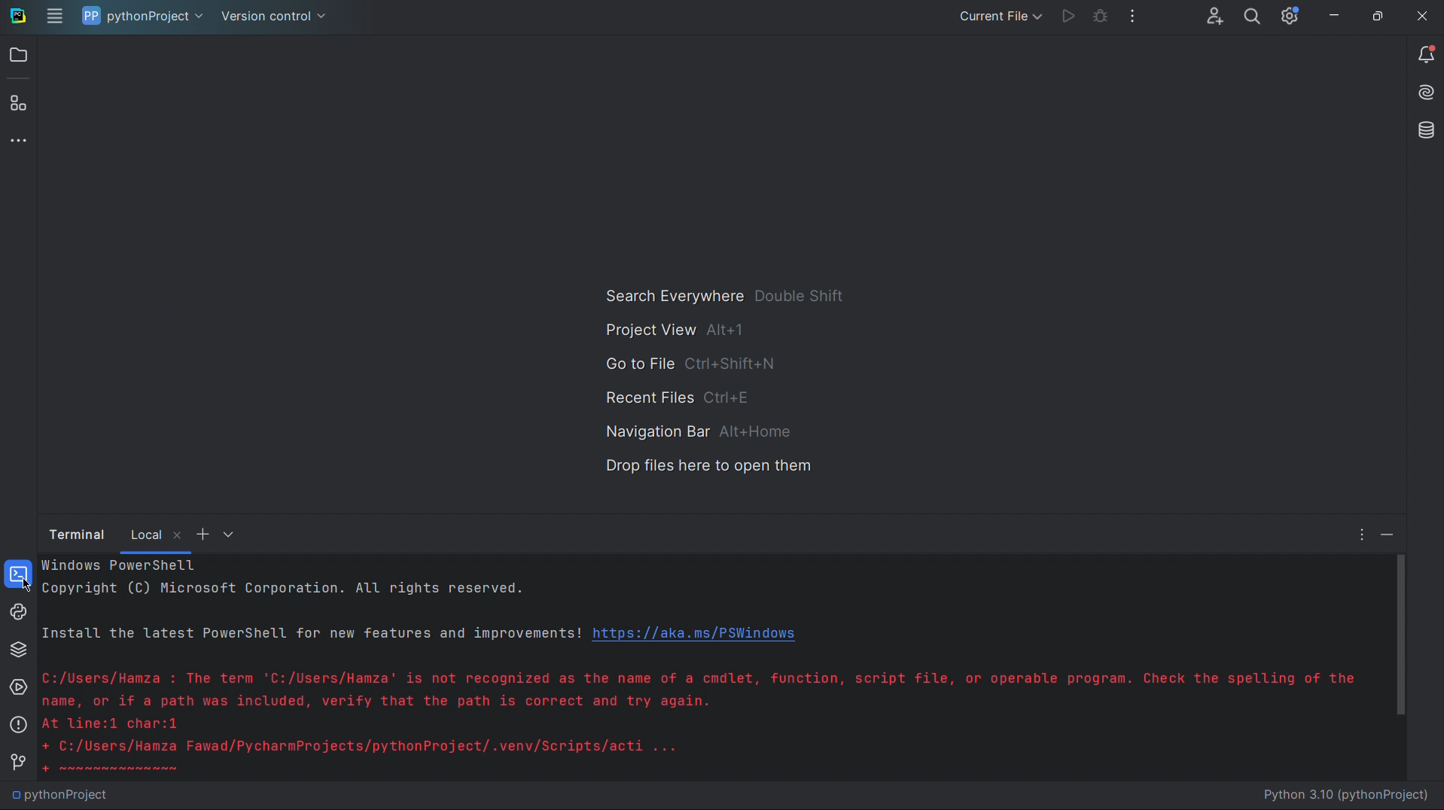 The image size is (1444, 810). What do you see at coordinates (229, 534) in the screenshot?
I see `More options` at bounding box center [229, 534].